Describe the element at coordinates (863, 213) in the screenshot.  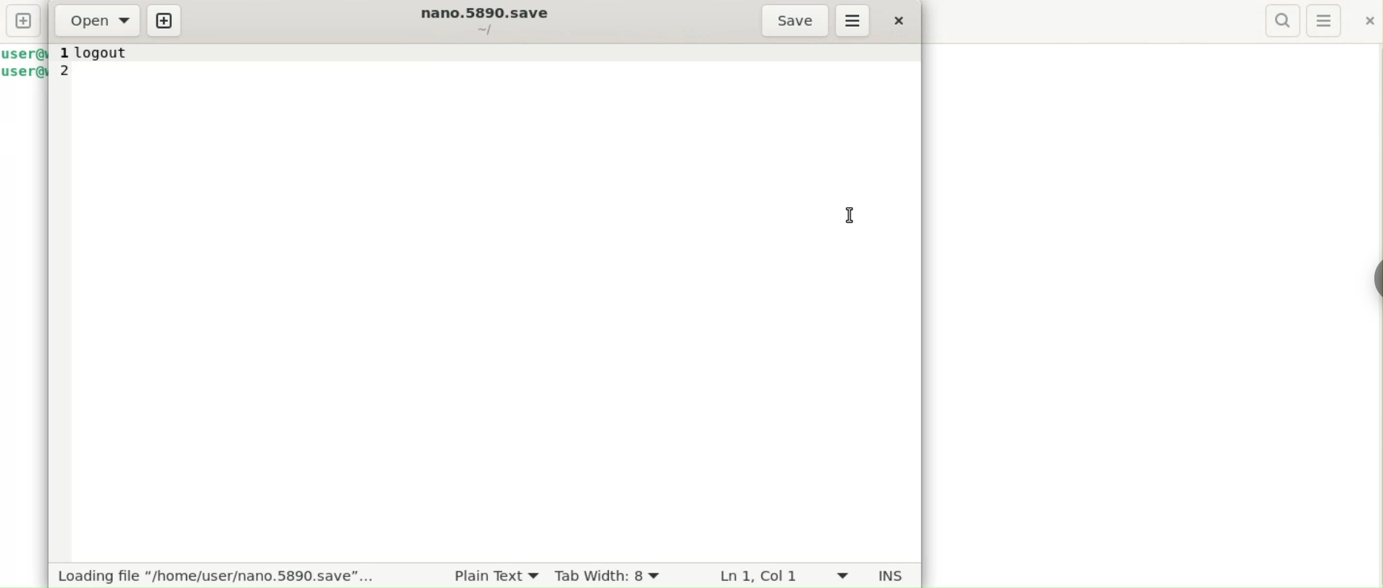
I see `Cursor` at that location.